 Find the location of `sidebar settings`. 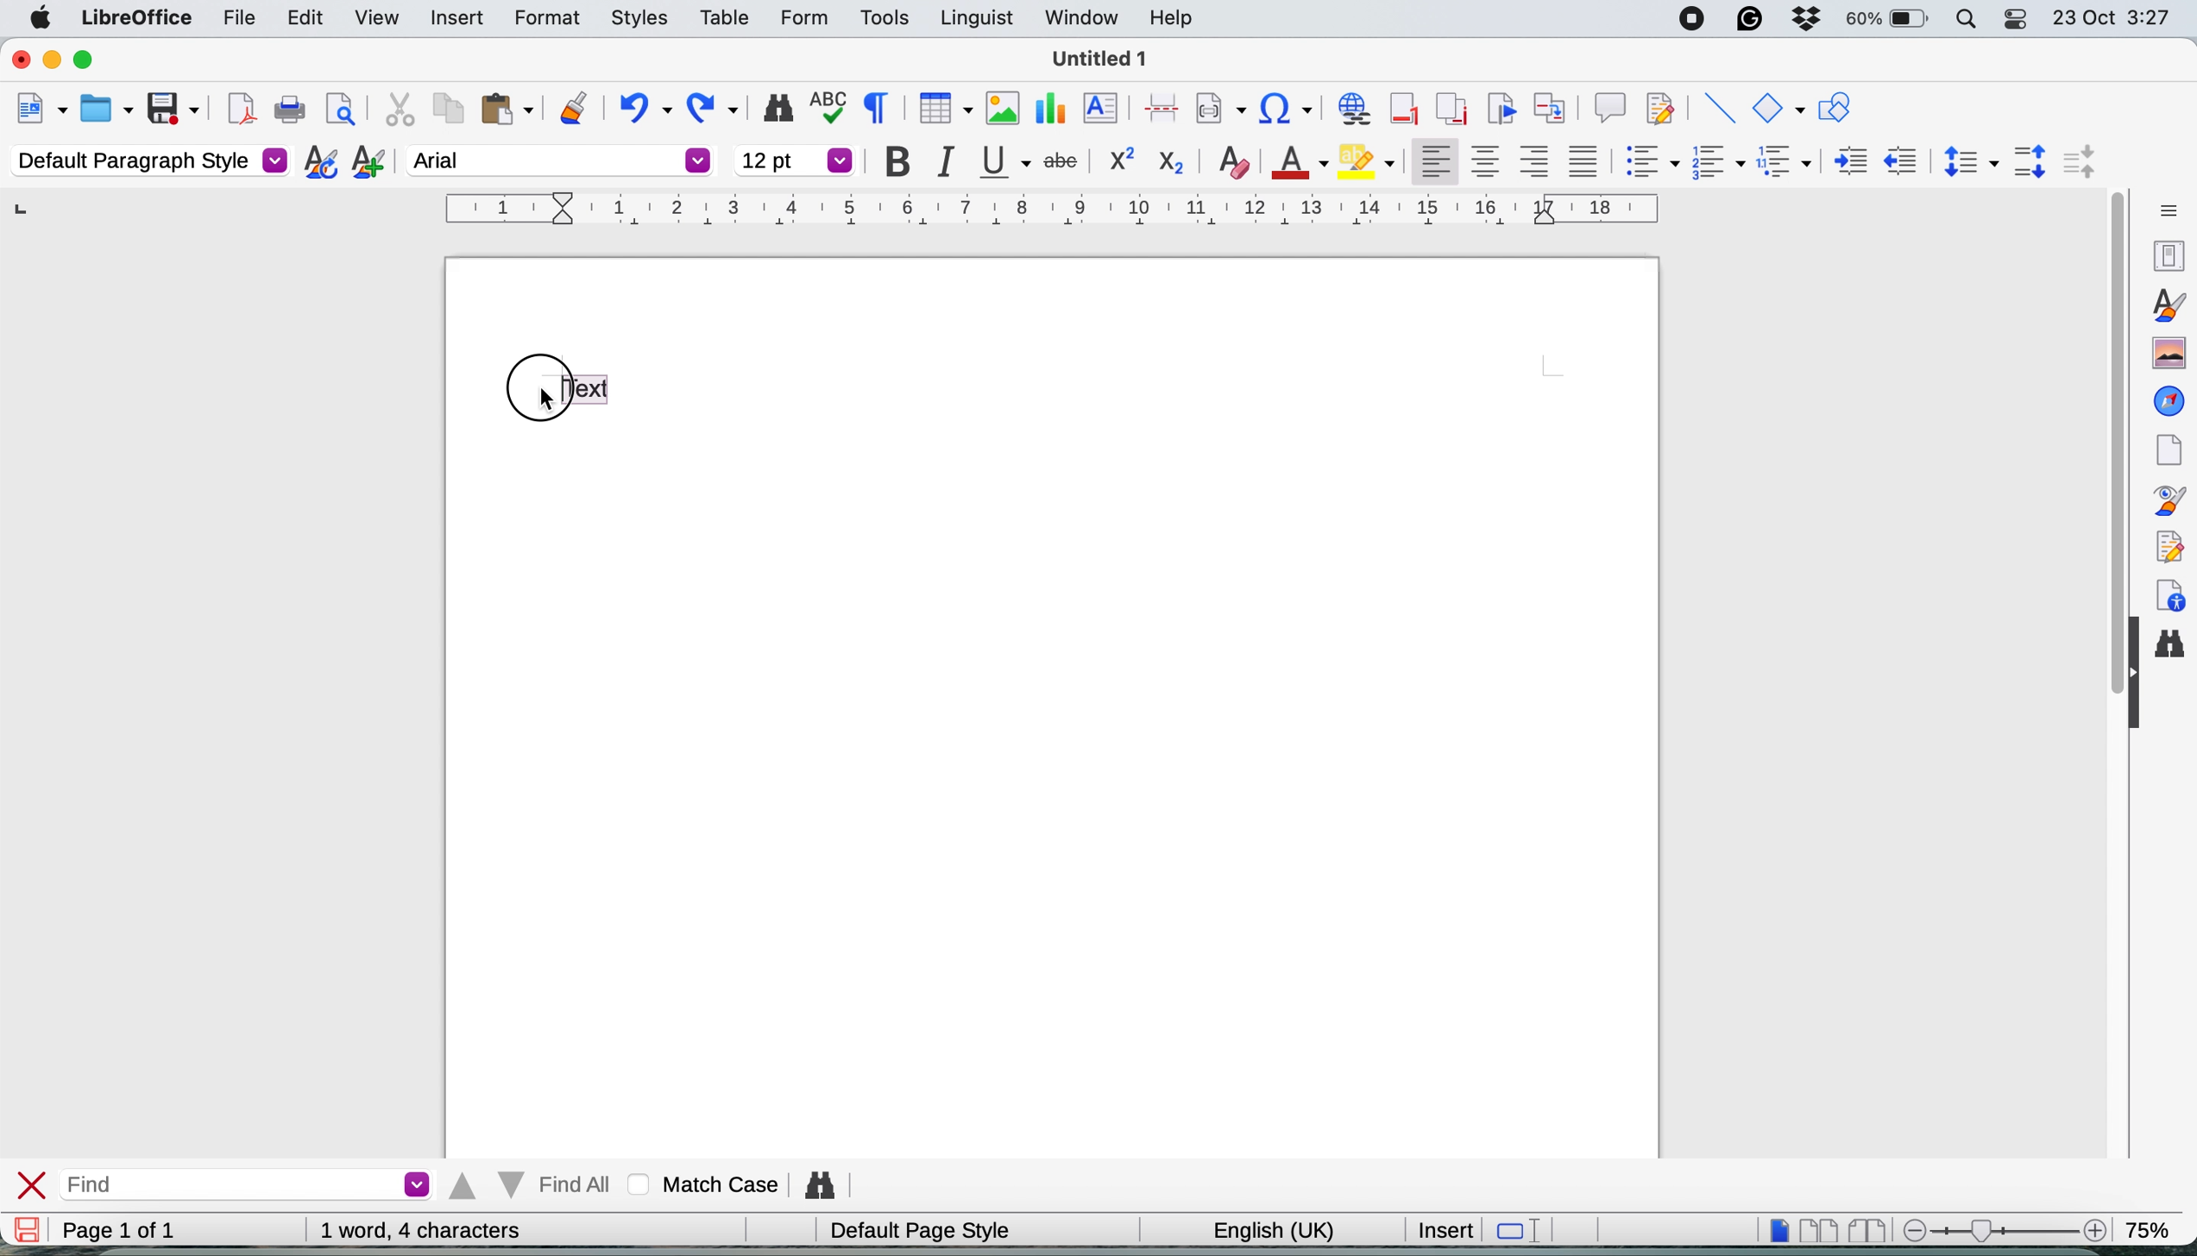

sidebar settings is located at coordinates (2163, 211).